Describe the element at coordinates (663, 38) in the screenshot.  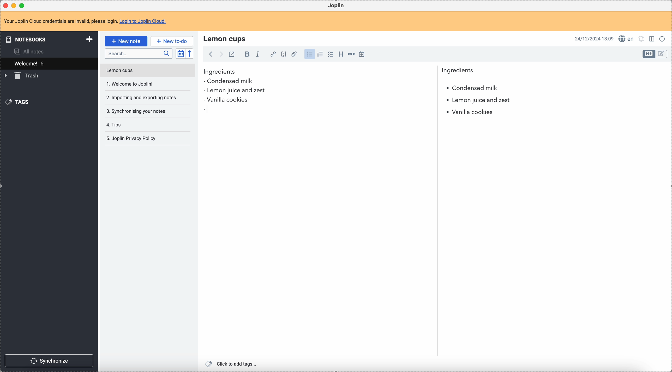
I see `note properties` at that location.